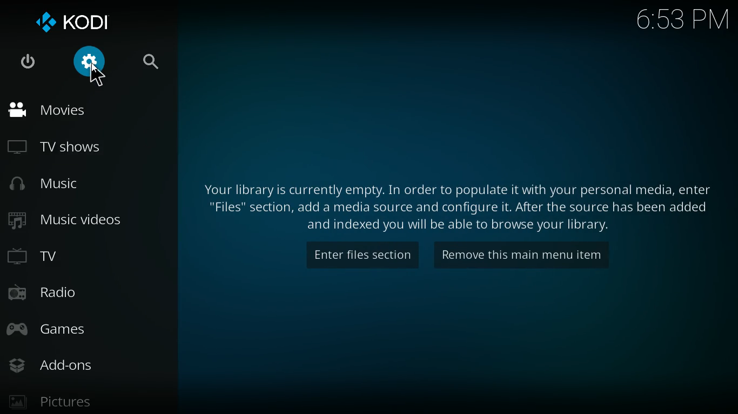 This screenshot has width=738, height=414. Describe the element at coordinates (65, 148) in the screenshot. I see `tv shows` at that location.